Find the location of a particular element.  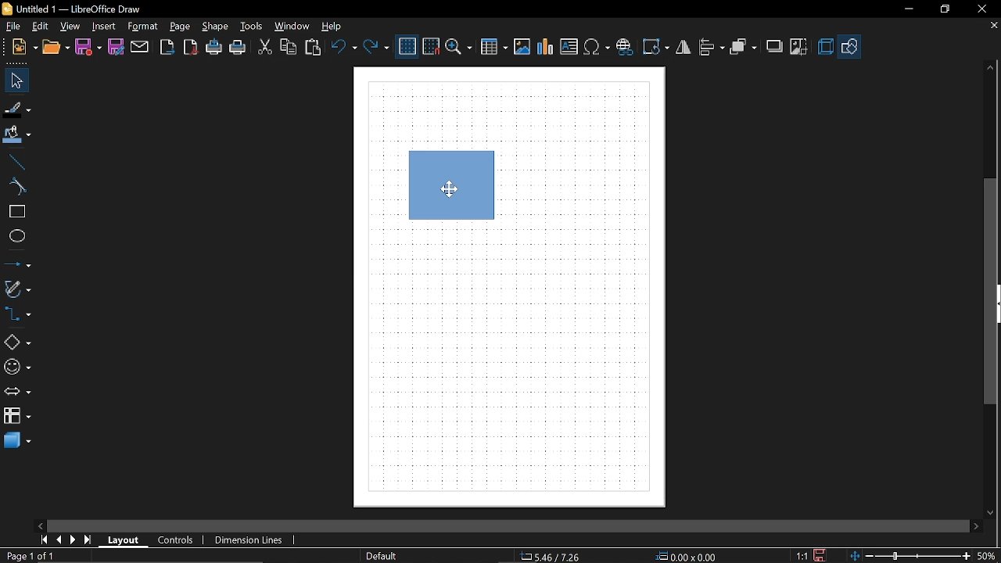

Insert chart is located at coordinates (569, 46).